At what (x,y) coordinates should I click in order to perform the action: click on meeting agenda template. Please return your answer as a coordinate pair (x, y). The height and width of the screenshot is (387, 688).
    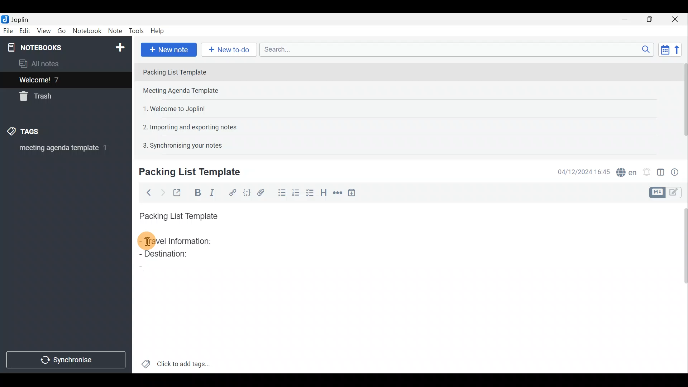
    Looking at the image, I should click on (62, 150).